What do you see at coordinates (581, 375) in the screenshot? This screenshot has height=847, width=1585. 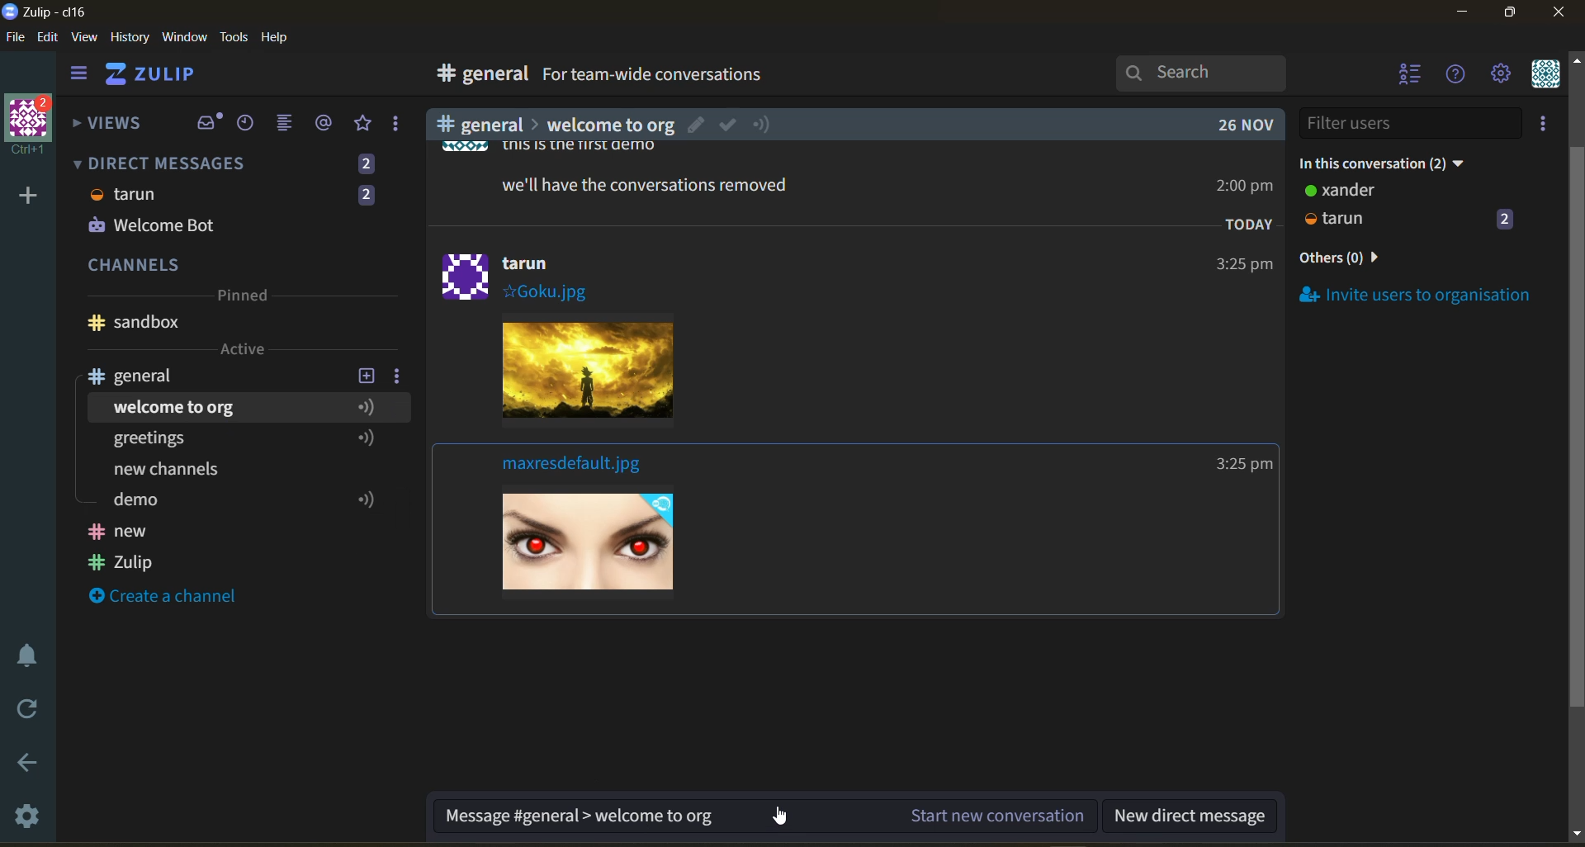 I see `` at bounding box center [581, 375].